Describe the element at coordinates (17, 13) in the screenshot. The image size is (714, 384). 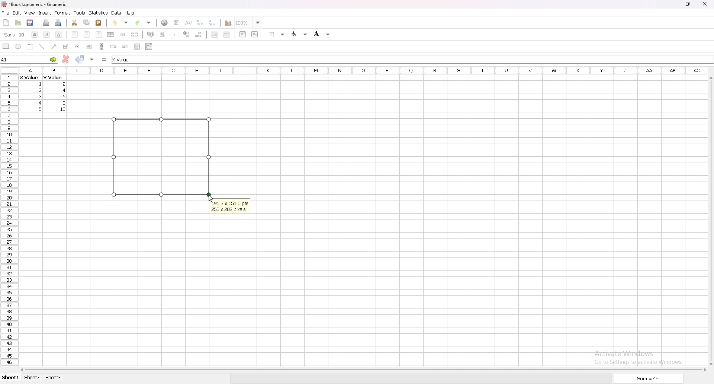
I see `edit` at that location.